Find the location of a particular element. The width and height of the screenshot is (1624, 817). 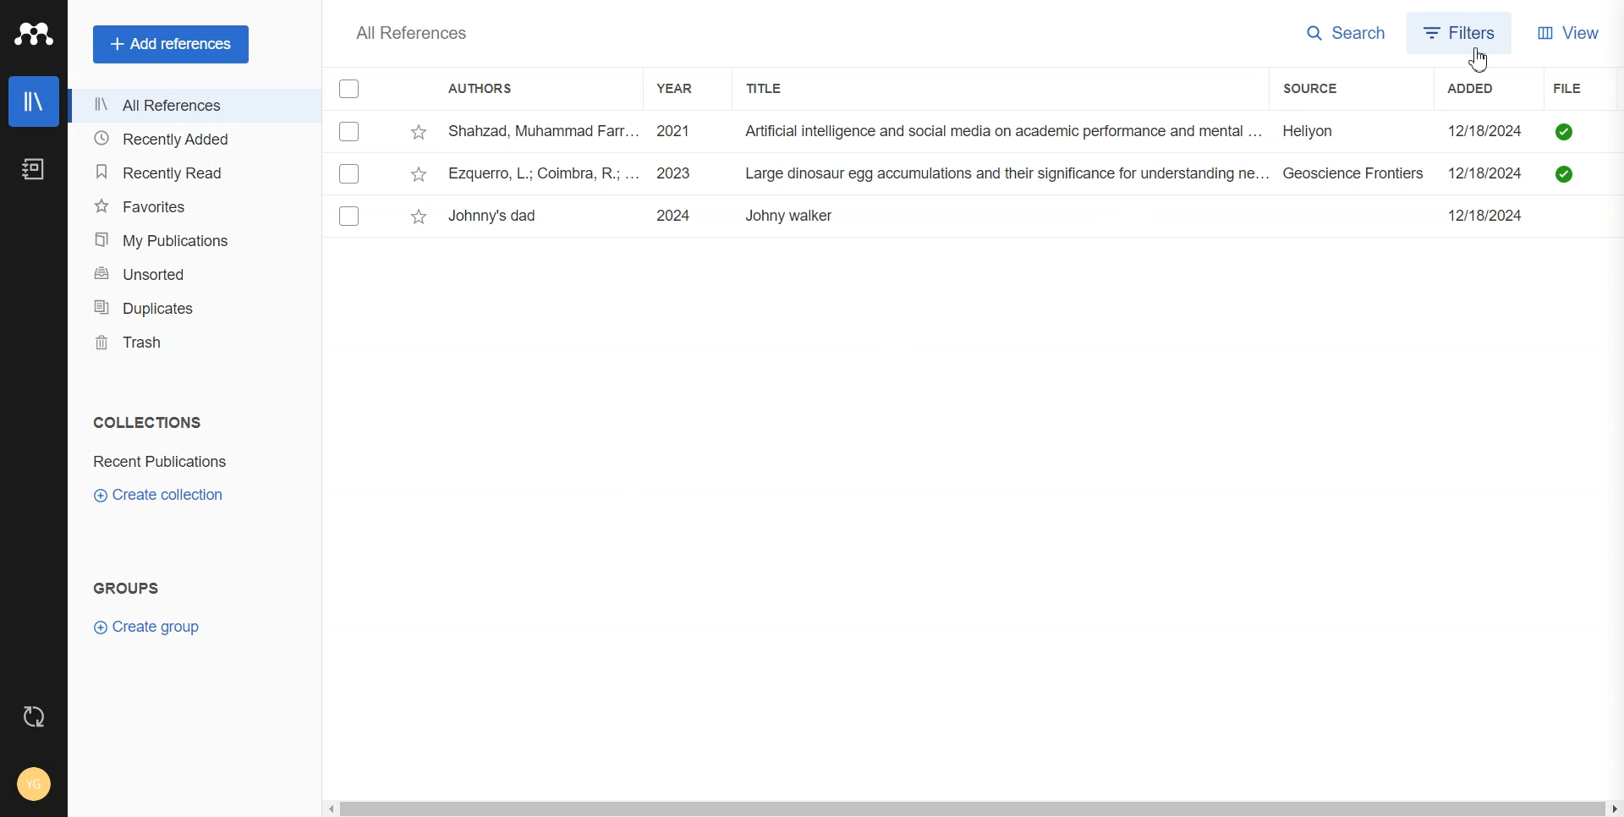

Shahzad, Muhammad Farr... 2021 Artificial intelligence and social media on academic performance and mental ...  Heliyon 12/18/2024 is located at coordinates (992, 132).